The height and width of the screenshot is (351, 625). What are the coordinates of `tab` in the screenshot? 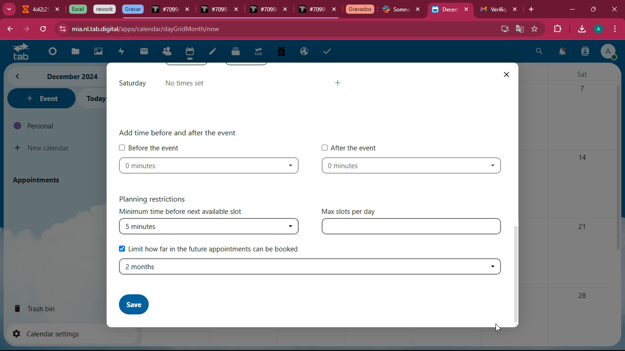 It's located at (165, 11).